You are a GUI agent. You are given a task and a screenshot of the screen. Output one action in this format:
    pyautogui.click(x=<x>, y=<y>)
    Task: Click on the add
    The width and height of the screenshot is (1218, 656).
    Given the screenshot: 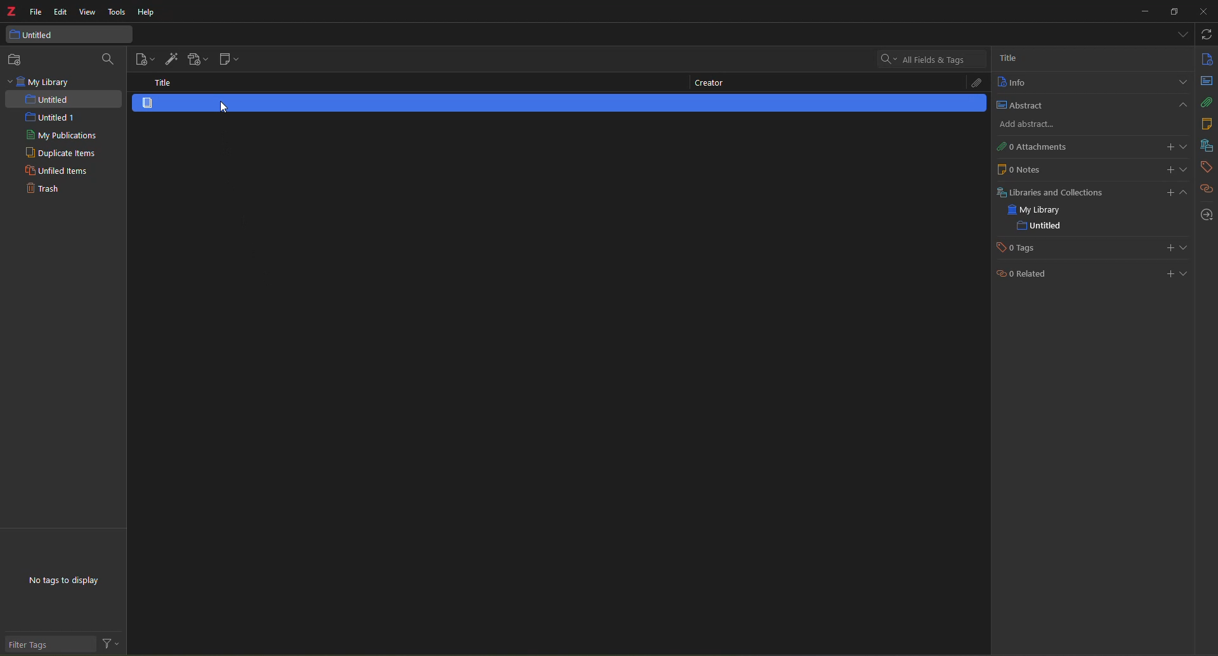 What is the action you would take?
    pyautogui.click(x=1169, y=169)
    